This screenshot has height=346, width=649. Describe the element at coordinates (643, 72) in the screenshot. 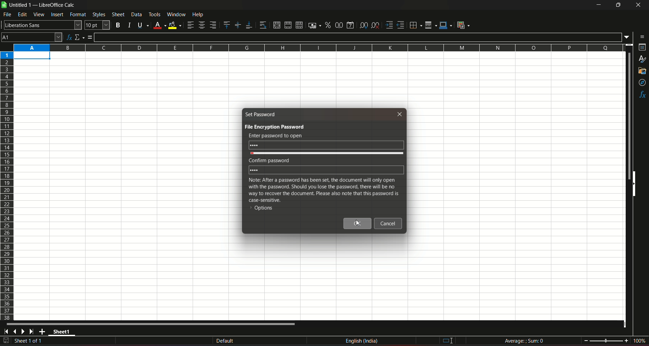

I see `gallery` at that location.